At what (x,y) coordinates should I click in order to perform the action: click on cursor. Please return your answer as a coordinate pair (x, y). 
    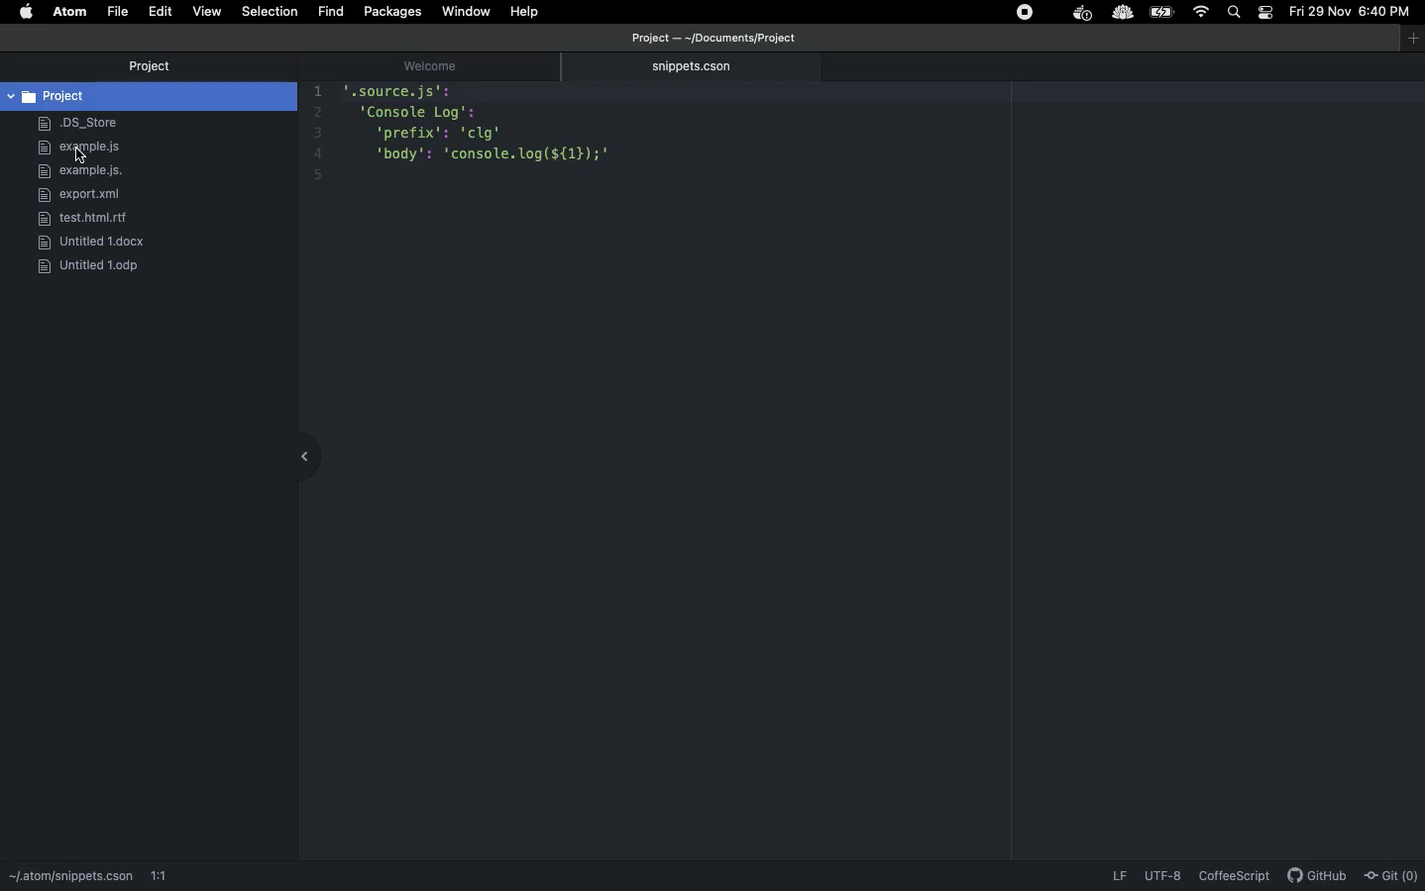
    Looking at the image, I should click on (83, 156).